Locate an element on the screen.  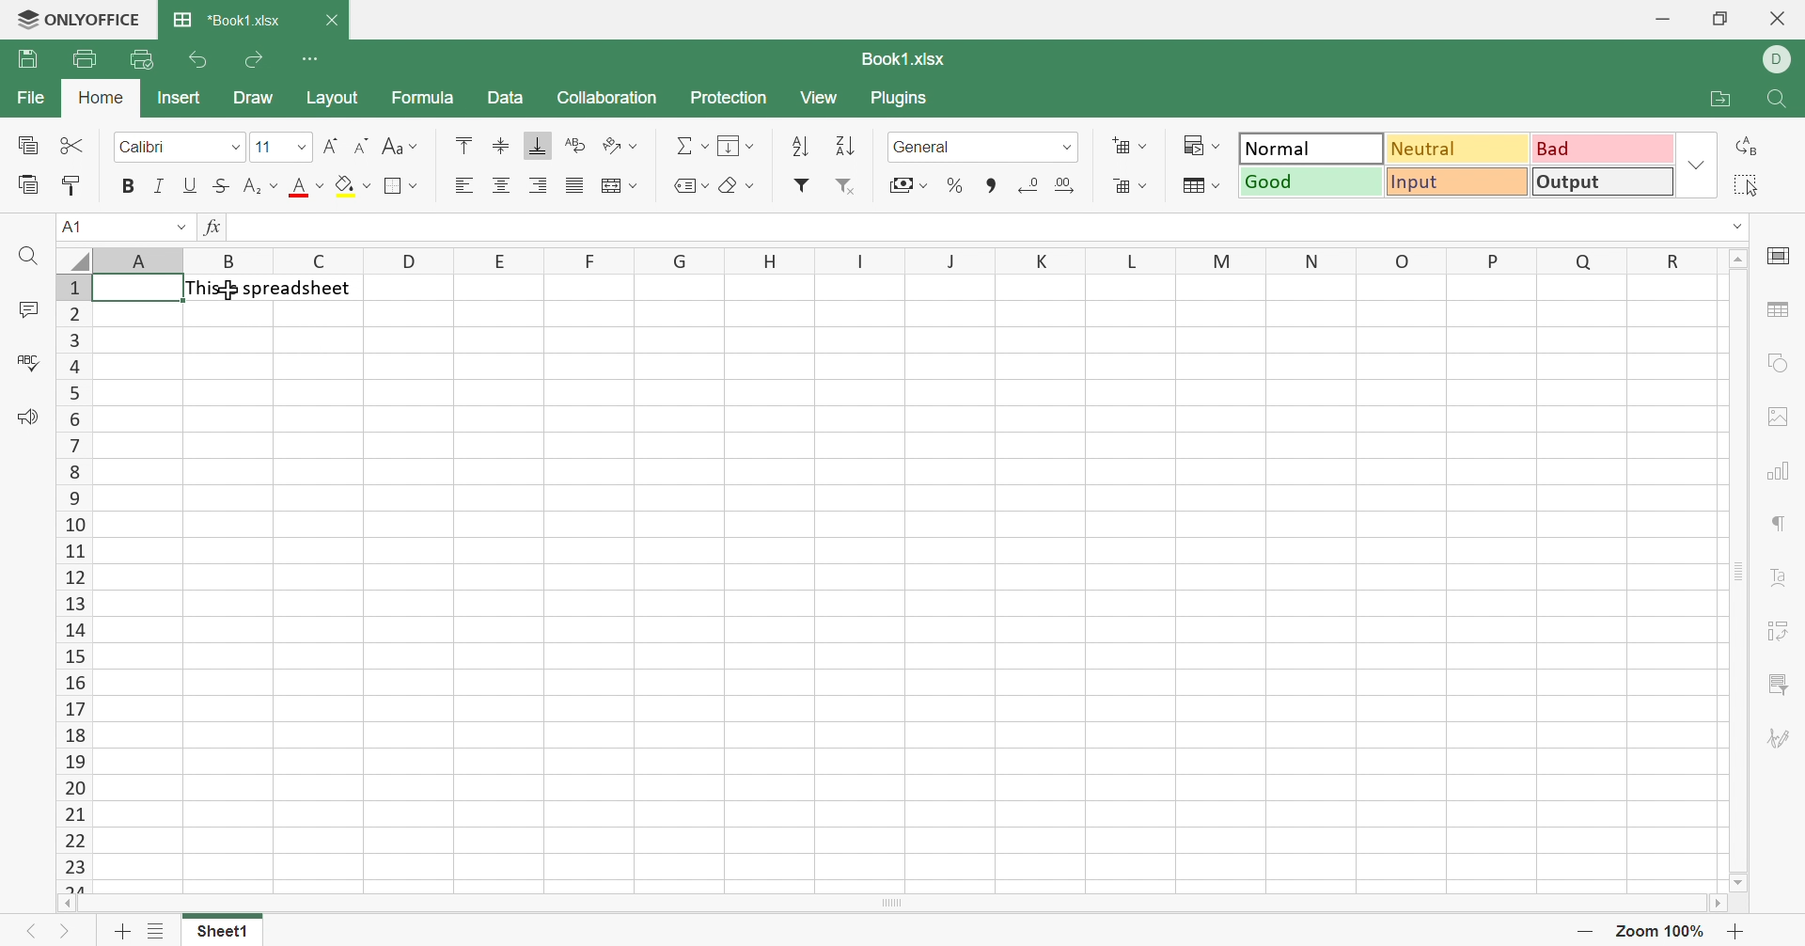
Bold is located at coordinates (129, 186).